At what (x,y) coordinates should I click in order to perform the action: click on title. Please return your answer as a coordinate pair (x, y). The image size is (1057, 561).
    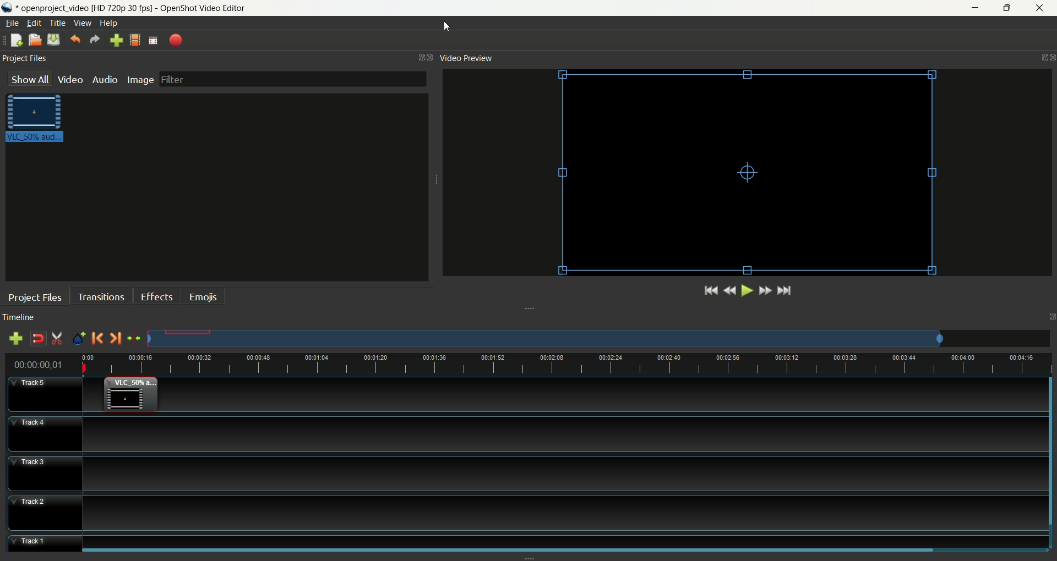
    Looking at the image, I should click on (57, 23).